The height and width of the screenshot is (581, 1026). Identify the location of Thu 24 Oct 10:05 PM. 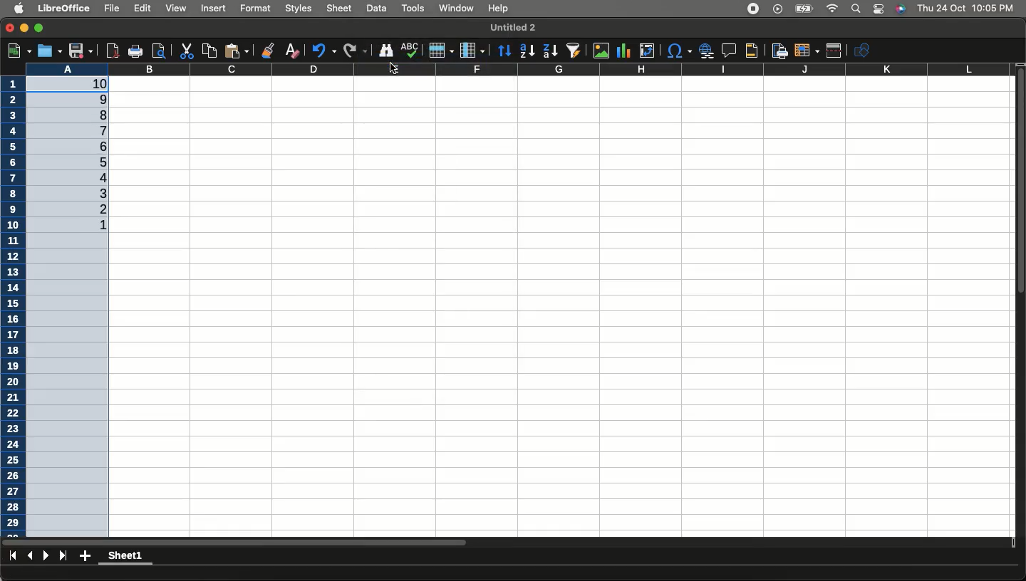
(967, 8).